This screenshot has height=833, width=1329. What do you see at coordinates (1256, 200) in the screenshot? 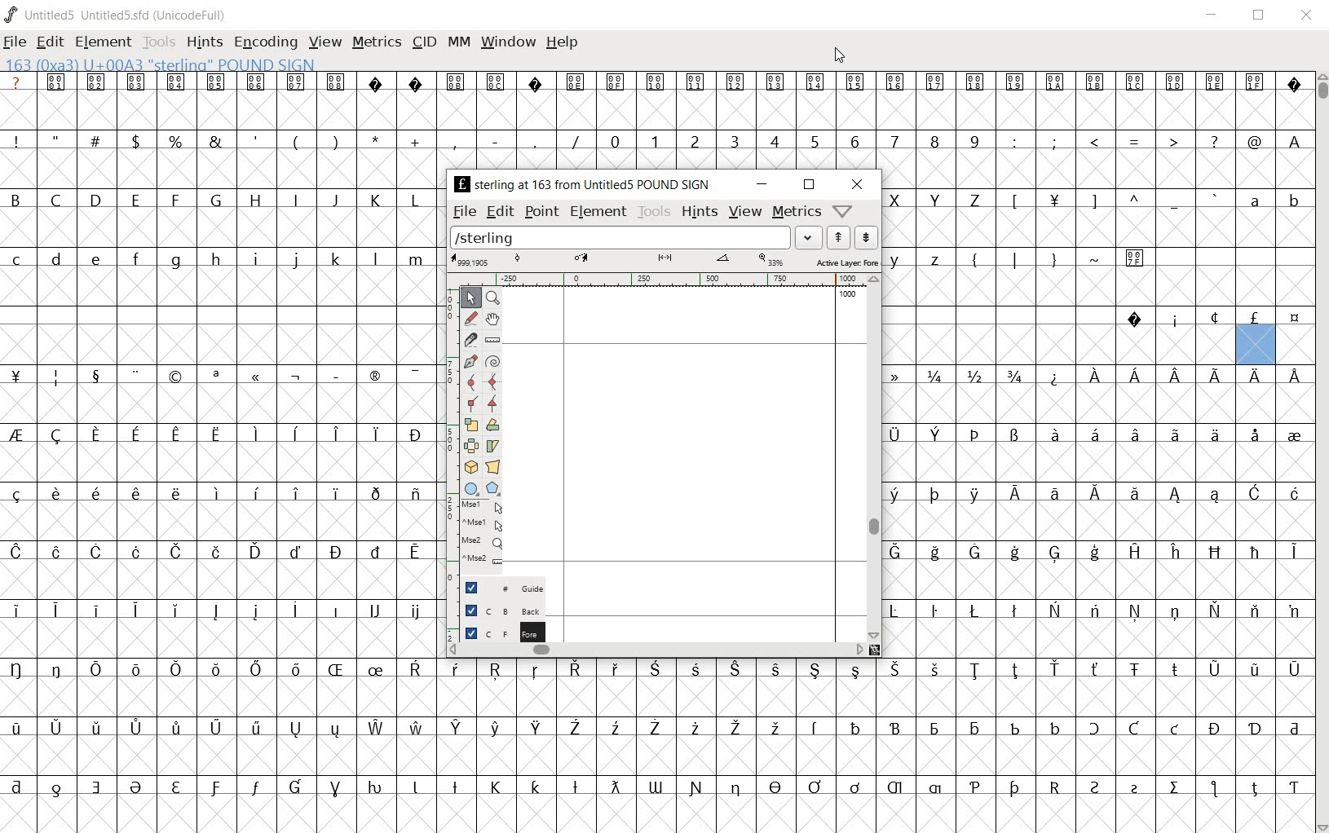
I see `a` at bounding box center [1256, 200].